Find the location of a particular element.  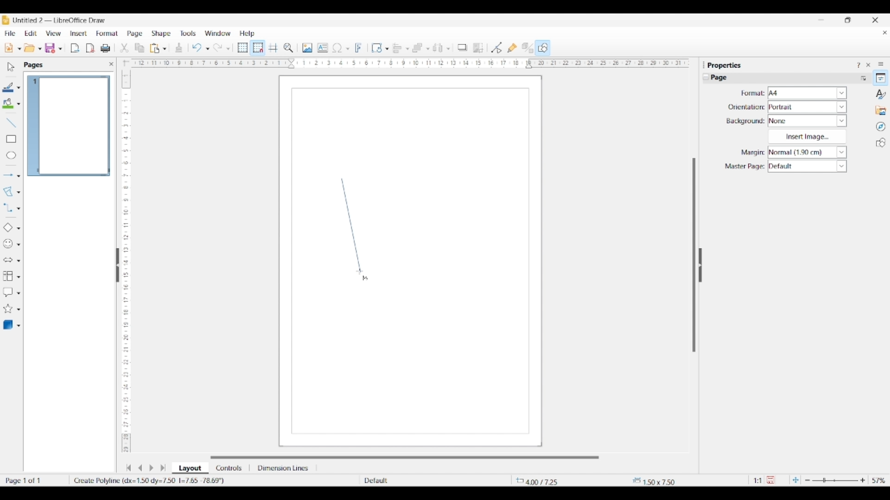

3D shape options is located at coordinates (19, 326).